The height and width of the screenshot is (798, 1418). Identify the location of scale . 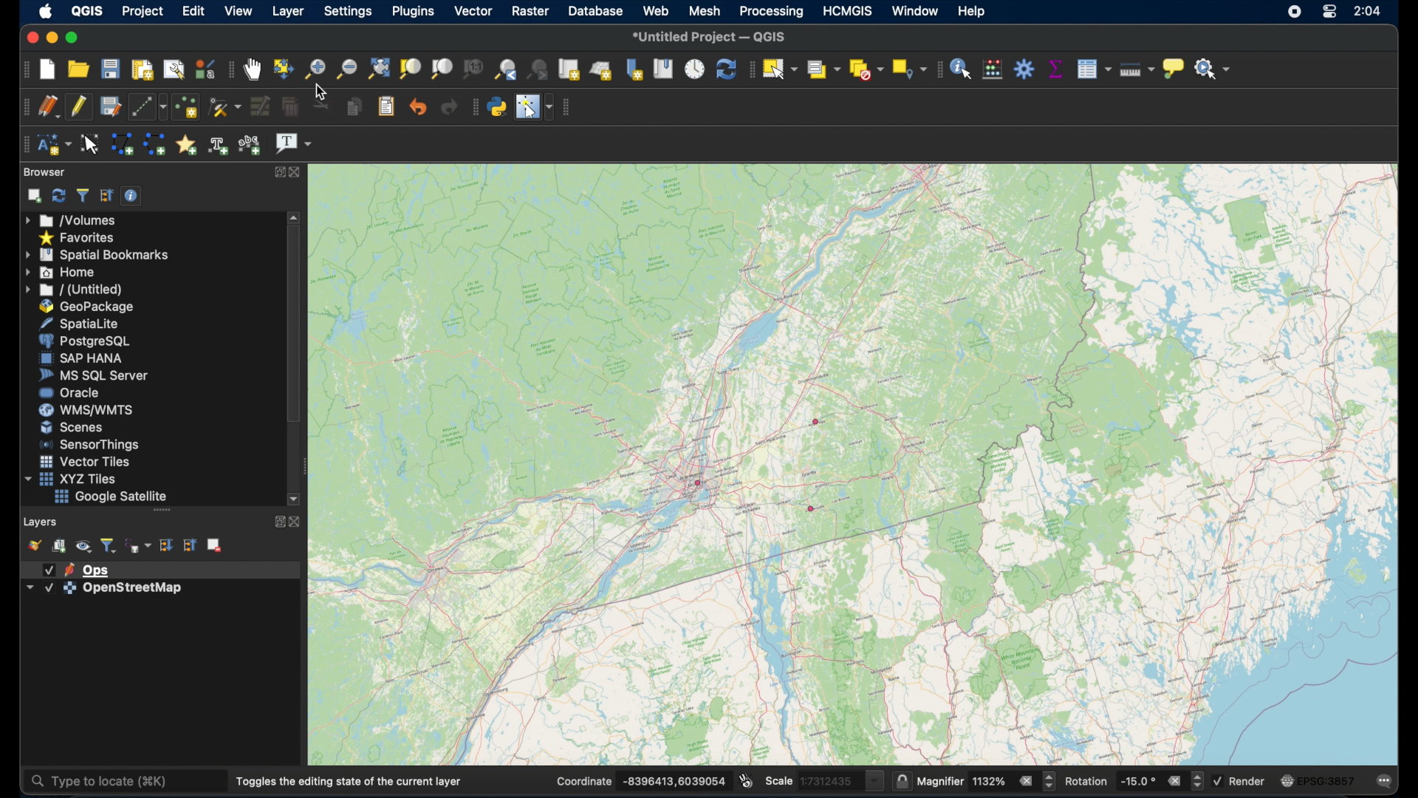
(821, 781).